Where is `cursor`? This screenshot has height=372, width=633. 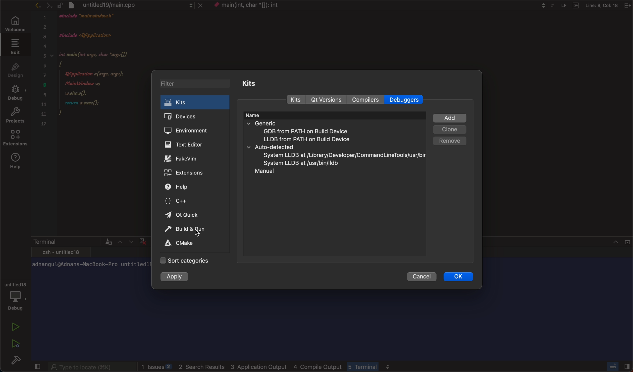
cursor is located at coordinates (196, 232).